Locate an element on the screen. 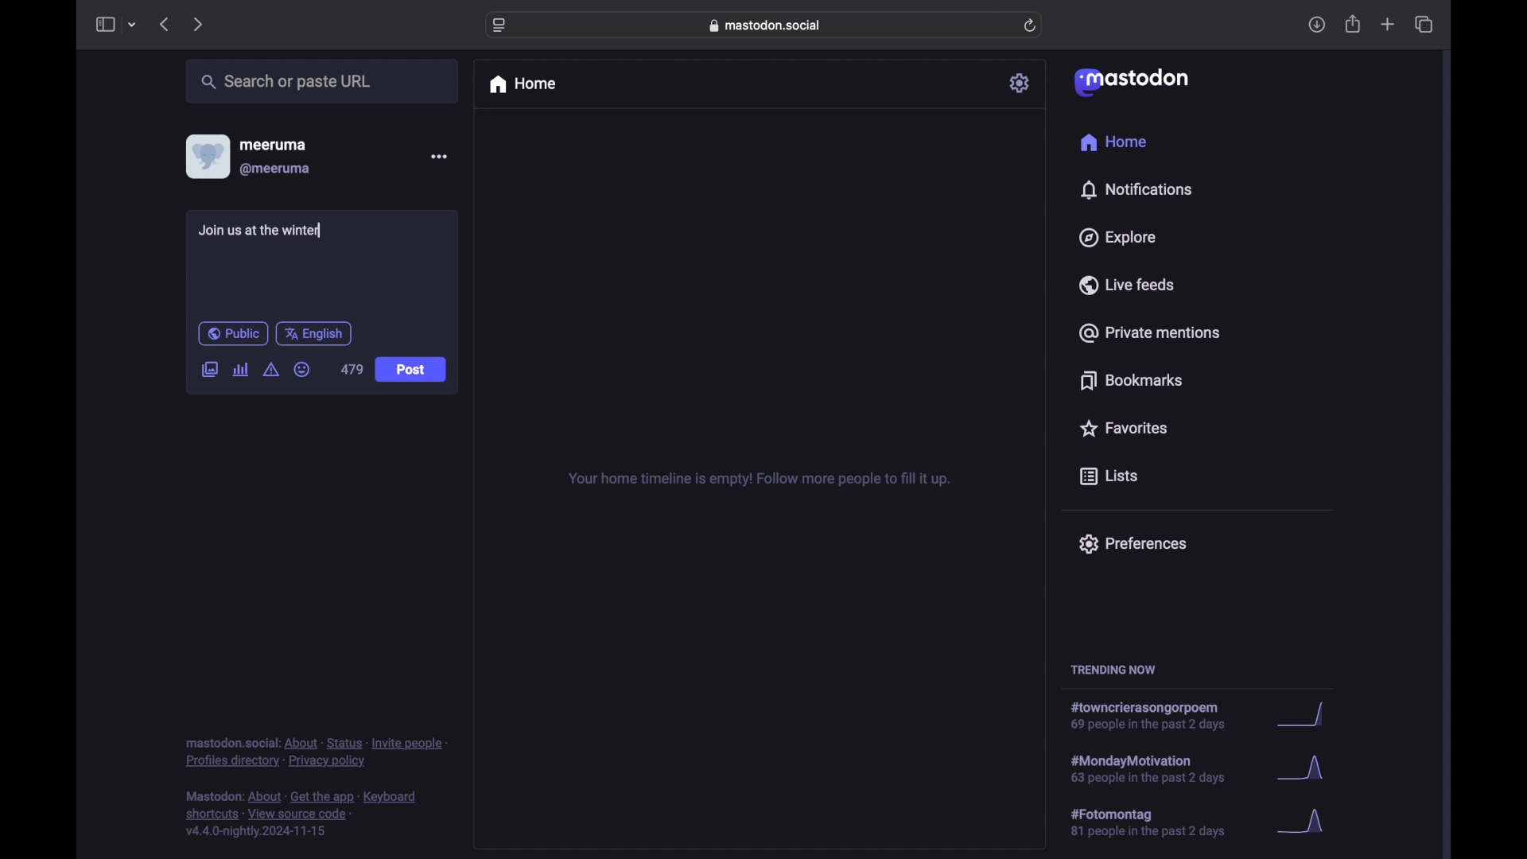 The width and height of the screenshot is (1527, 859). download is located at coordinates (1317, 25).